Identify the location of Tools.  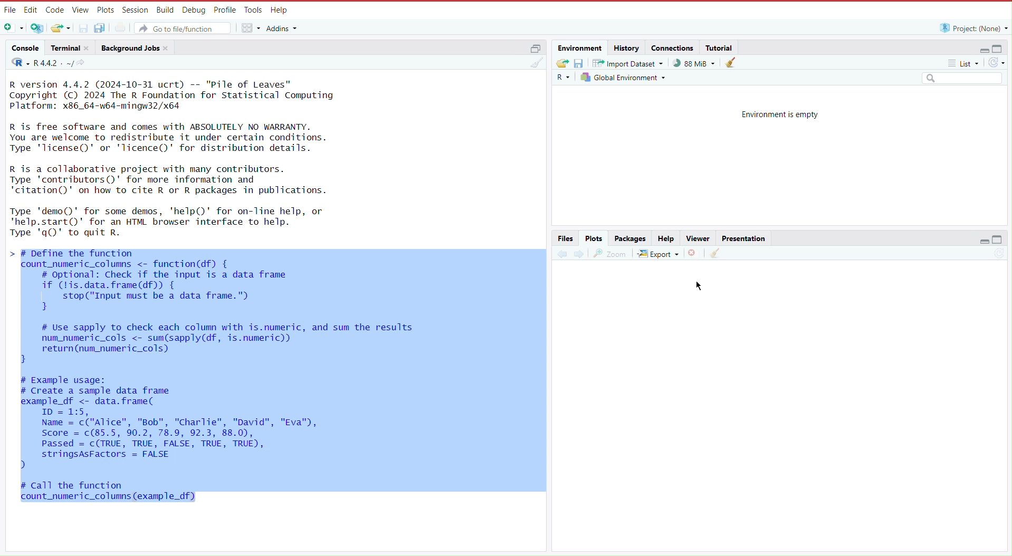
(252, 11).